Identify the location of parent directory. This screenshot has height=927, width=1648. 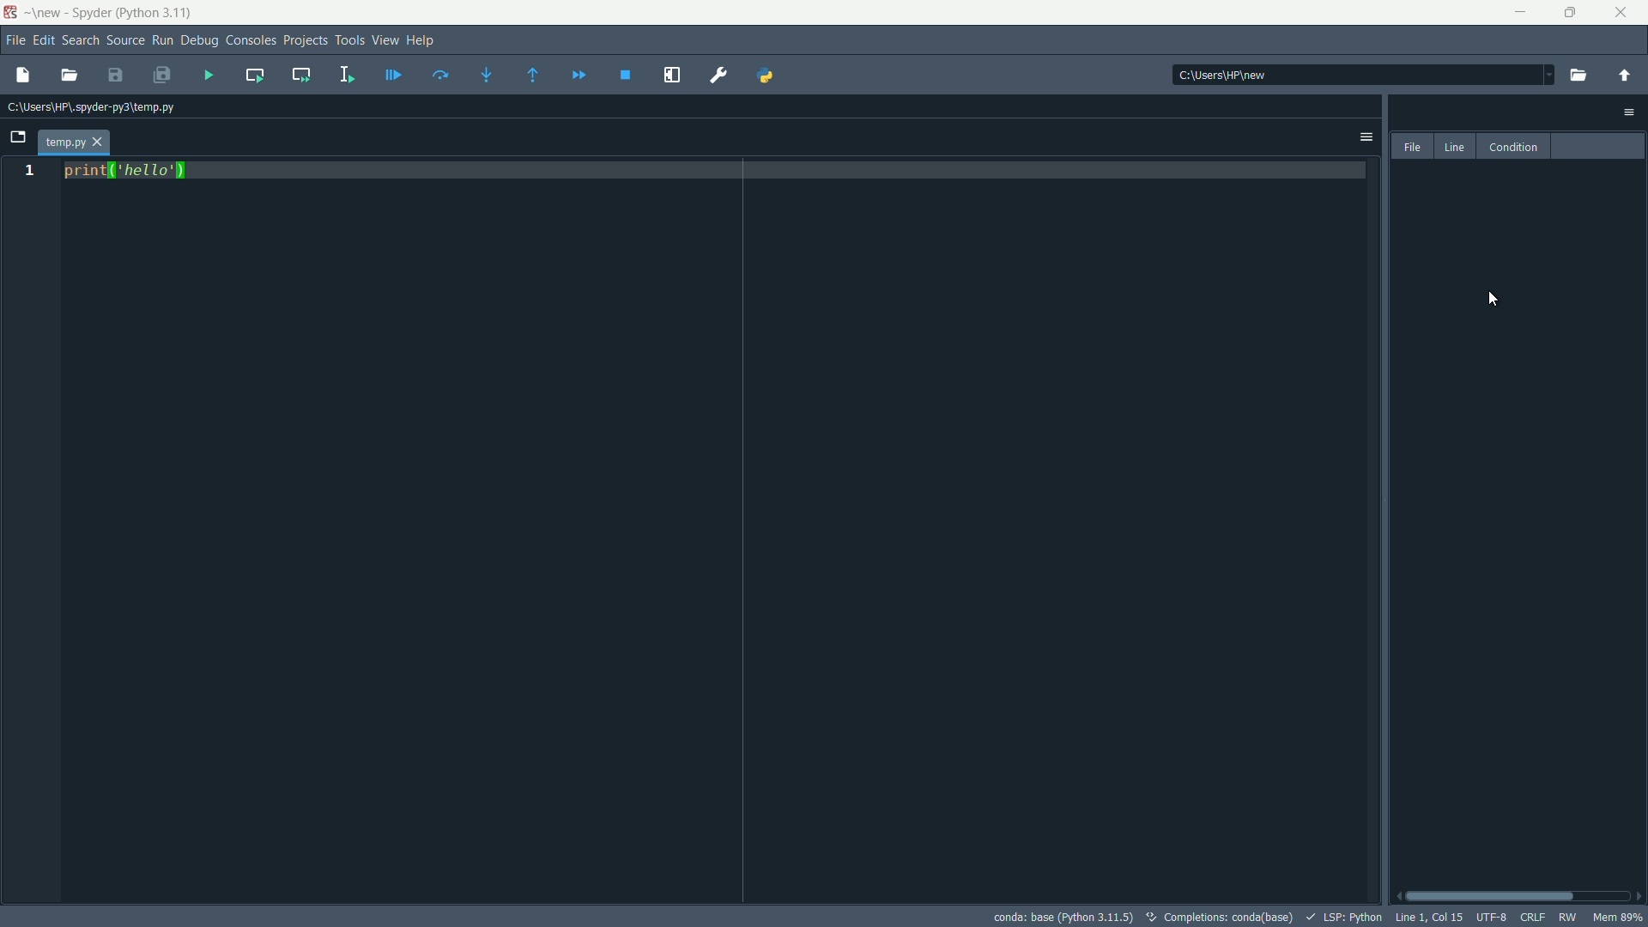
(1626, 76).